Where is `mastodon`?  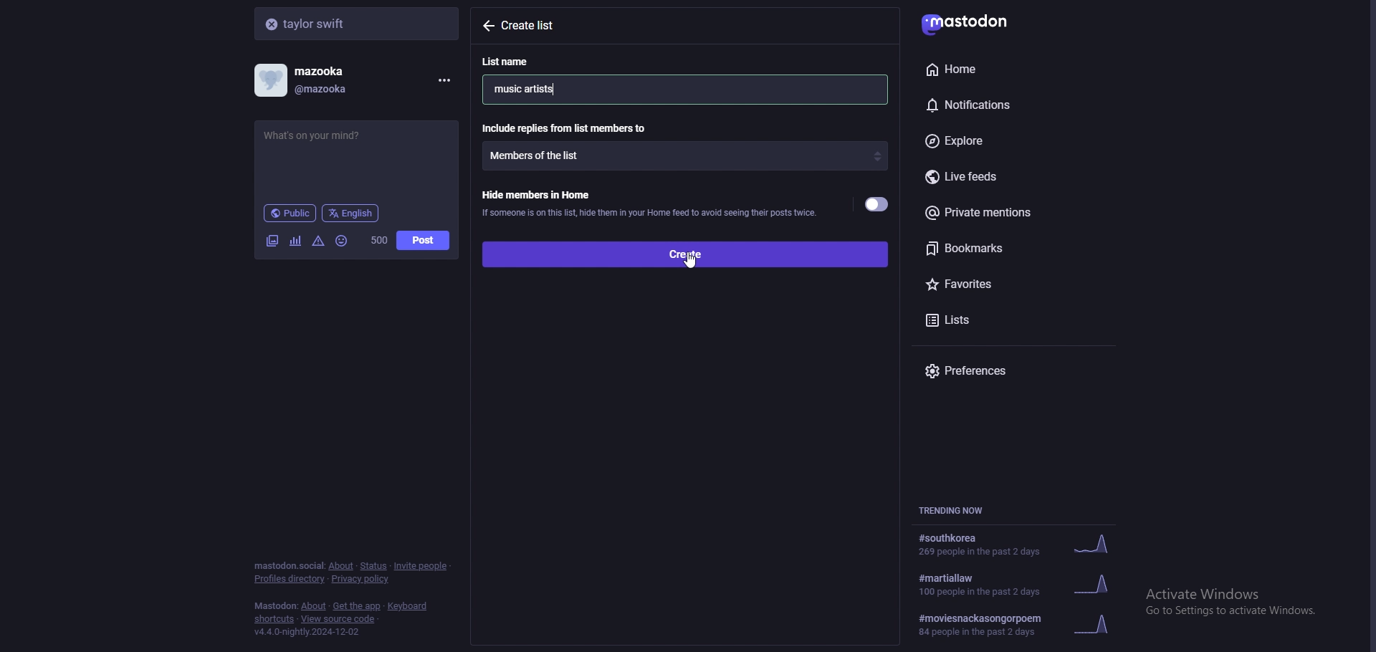 mastodon is located at coordinates (975, 21).